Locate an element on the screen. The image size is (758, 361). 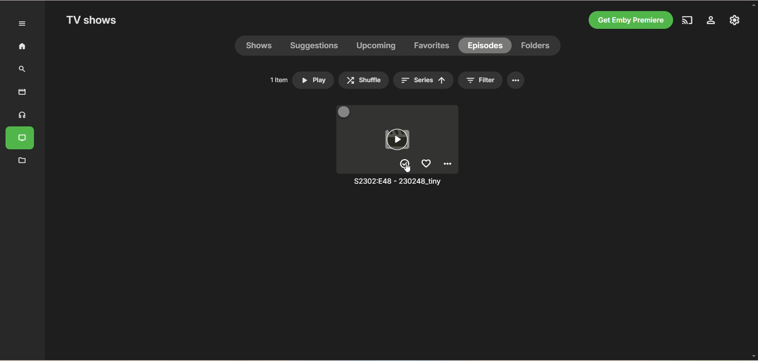
folders is located at coordinates (537, 46).